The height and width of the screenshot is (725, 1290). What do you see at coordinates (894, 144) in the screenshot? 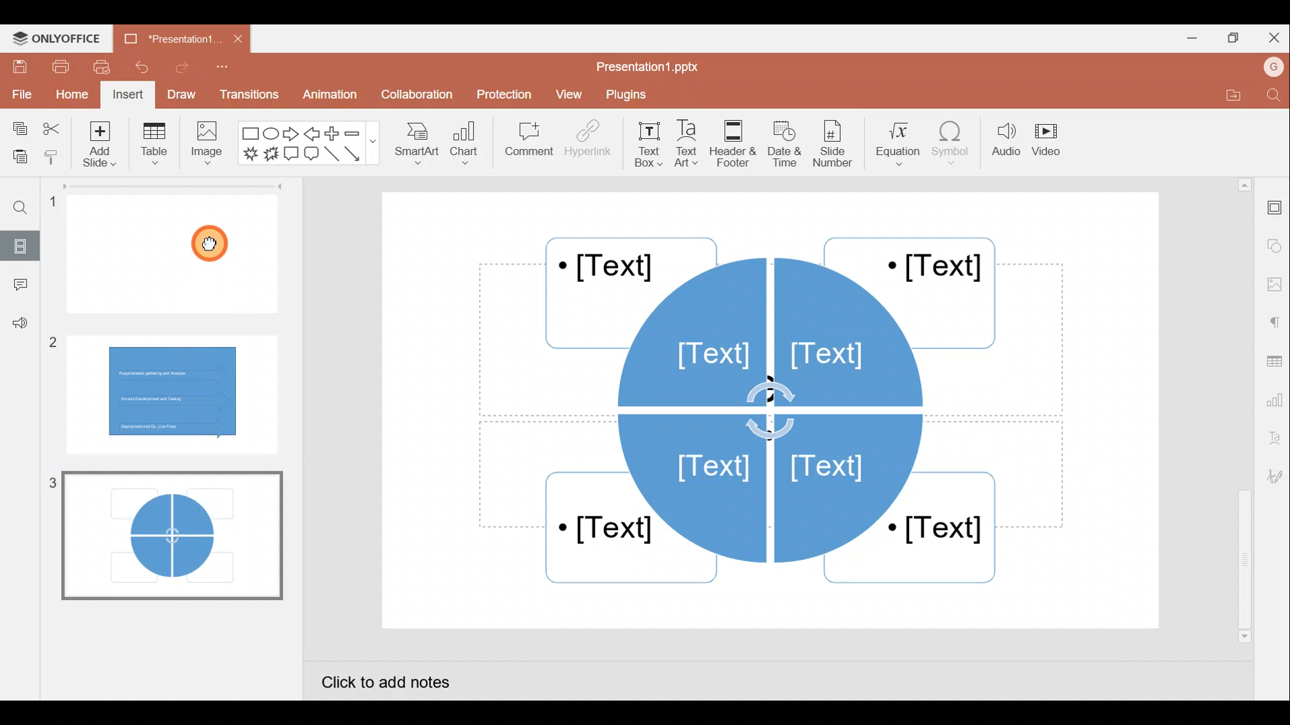
I see `Equation` at bounding box center [894, 144].